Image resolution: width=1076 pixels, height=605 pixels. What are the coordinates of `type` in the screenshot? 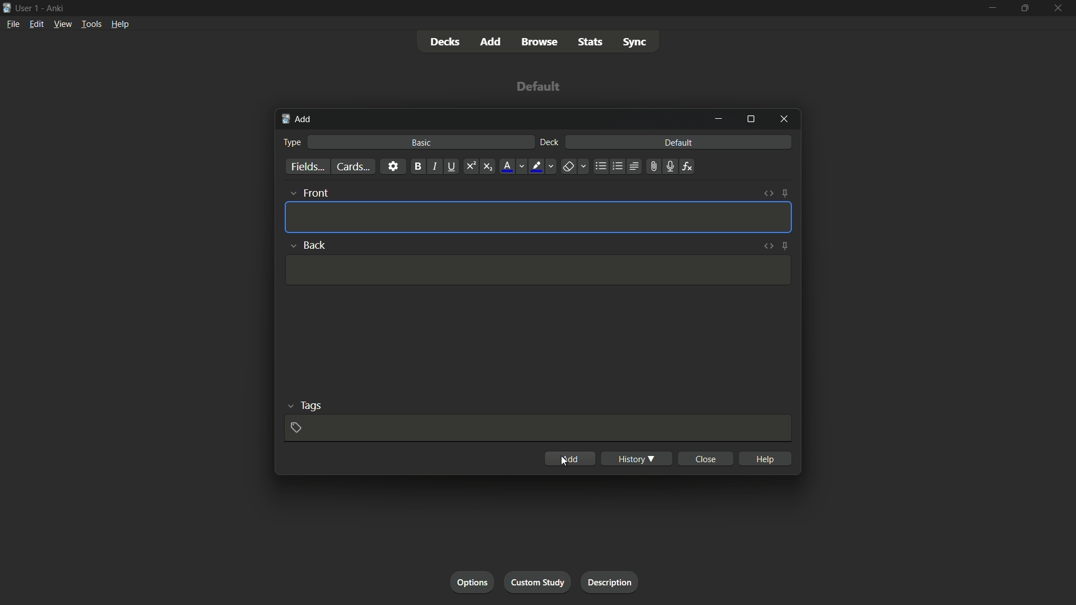 It's located at (294, 141).